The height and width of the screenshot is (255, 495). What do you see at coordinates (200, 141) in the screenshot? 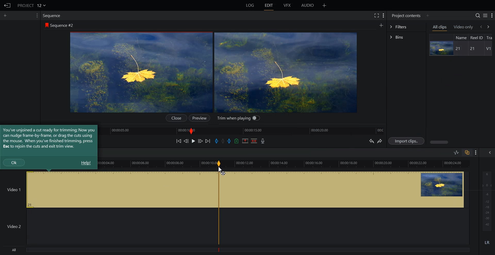
I see `Nudge one frame forward` at bounding box center [200, 141].